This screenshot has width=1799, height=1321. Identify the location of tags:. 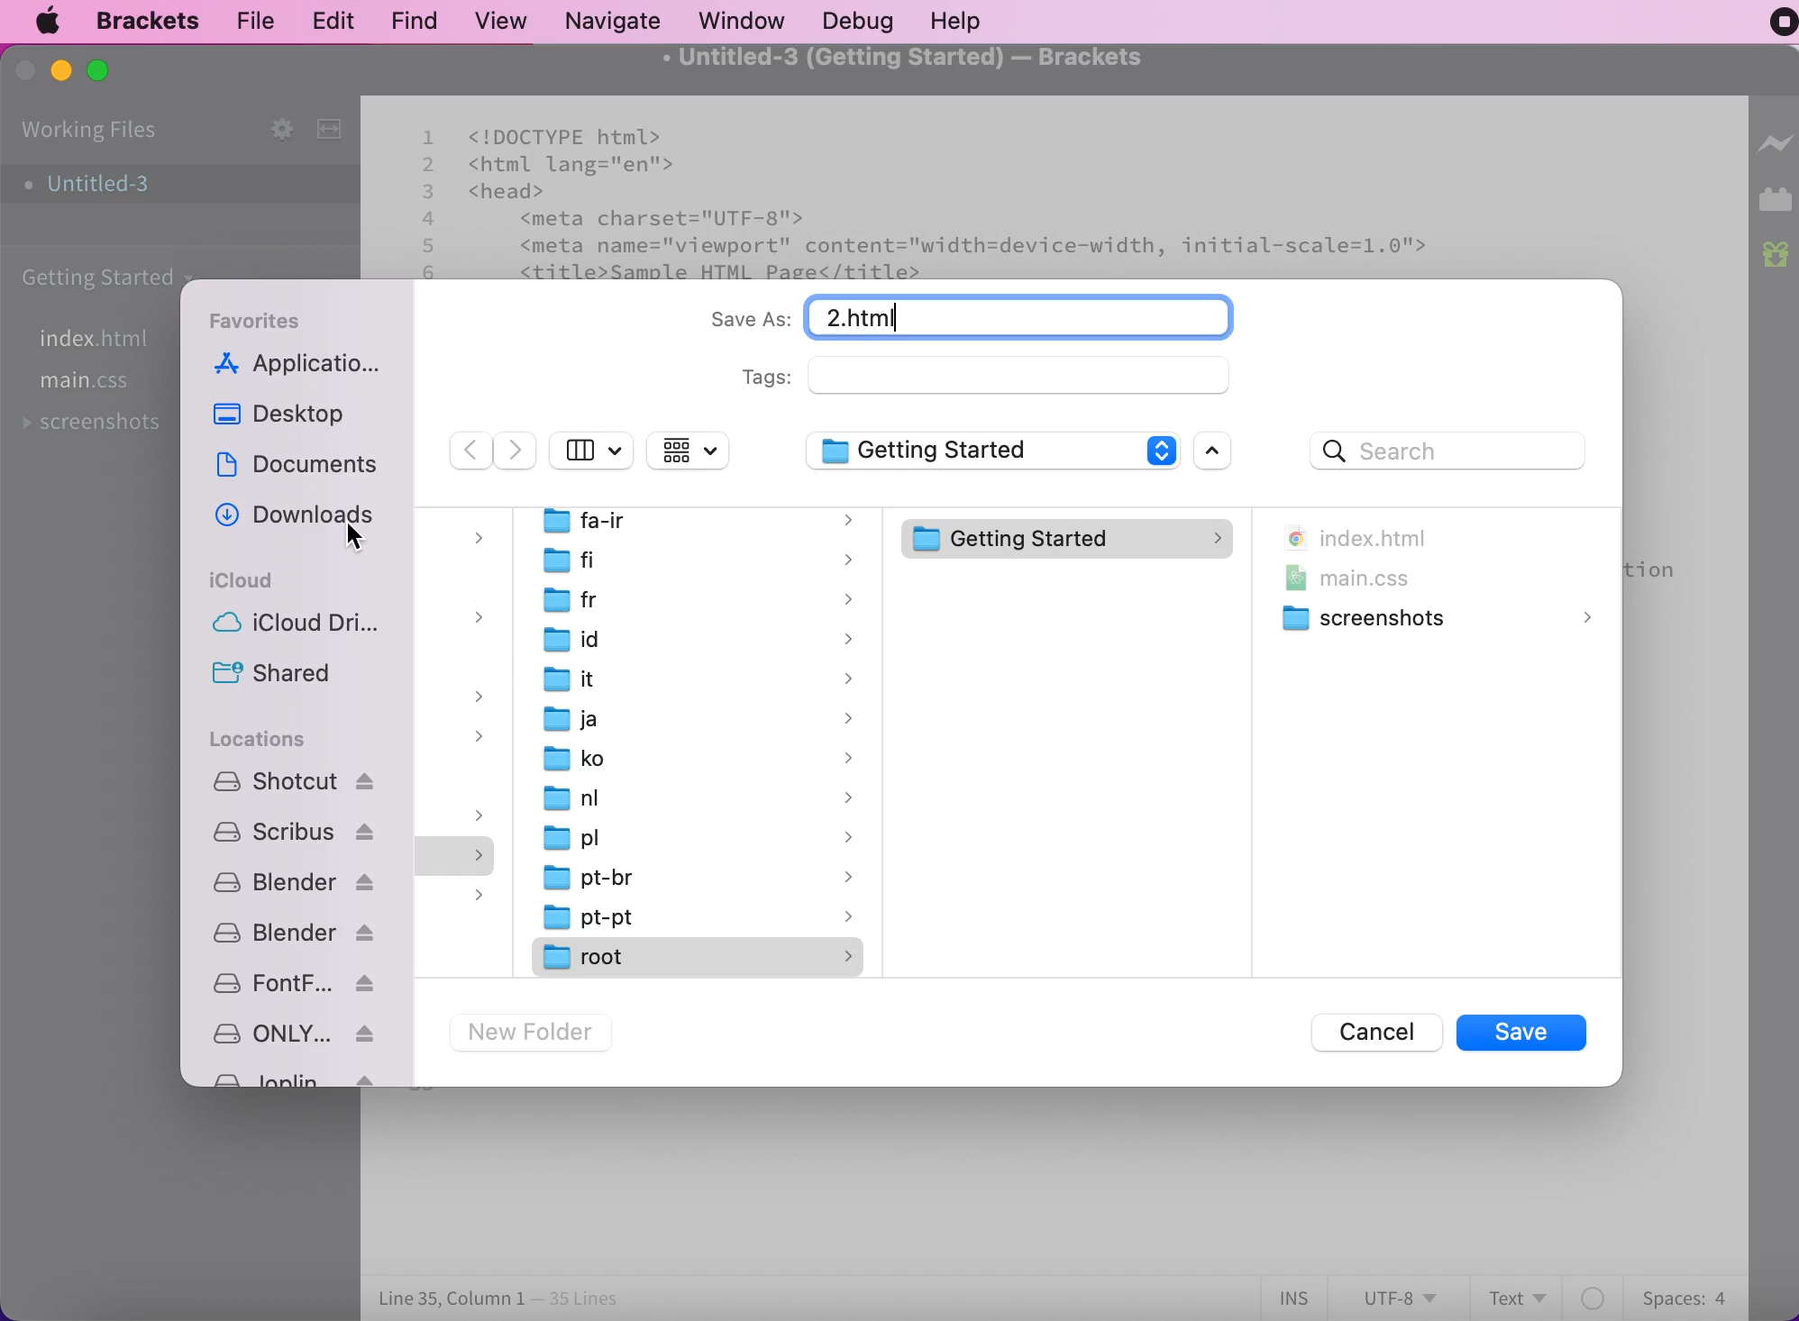
(1000, 387).